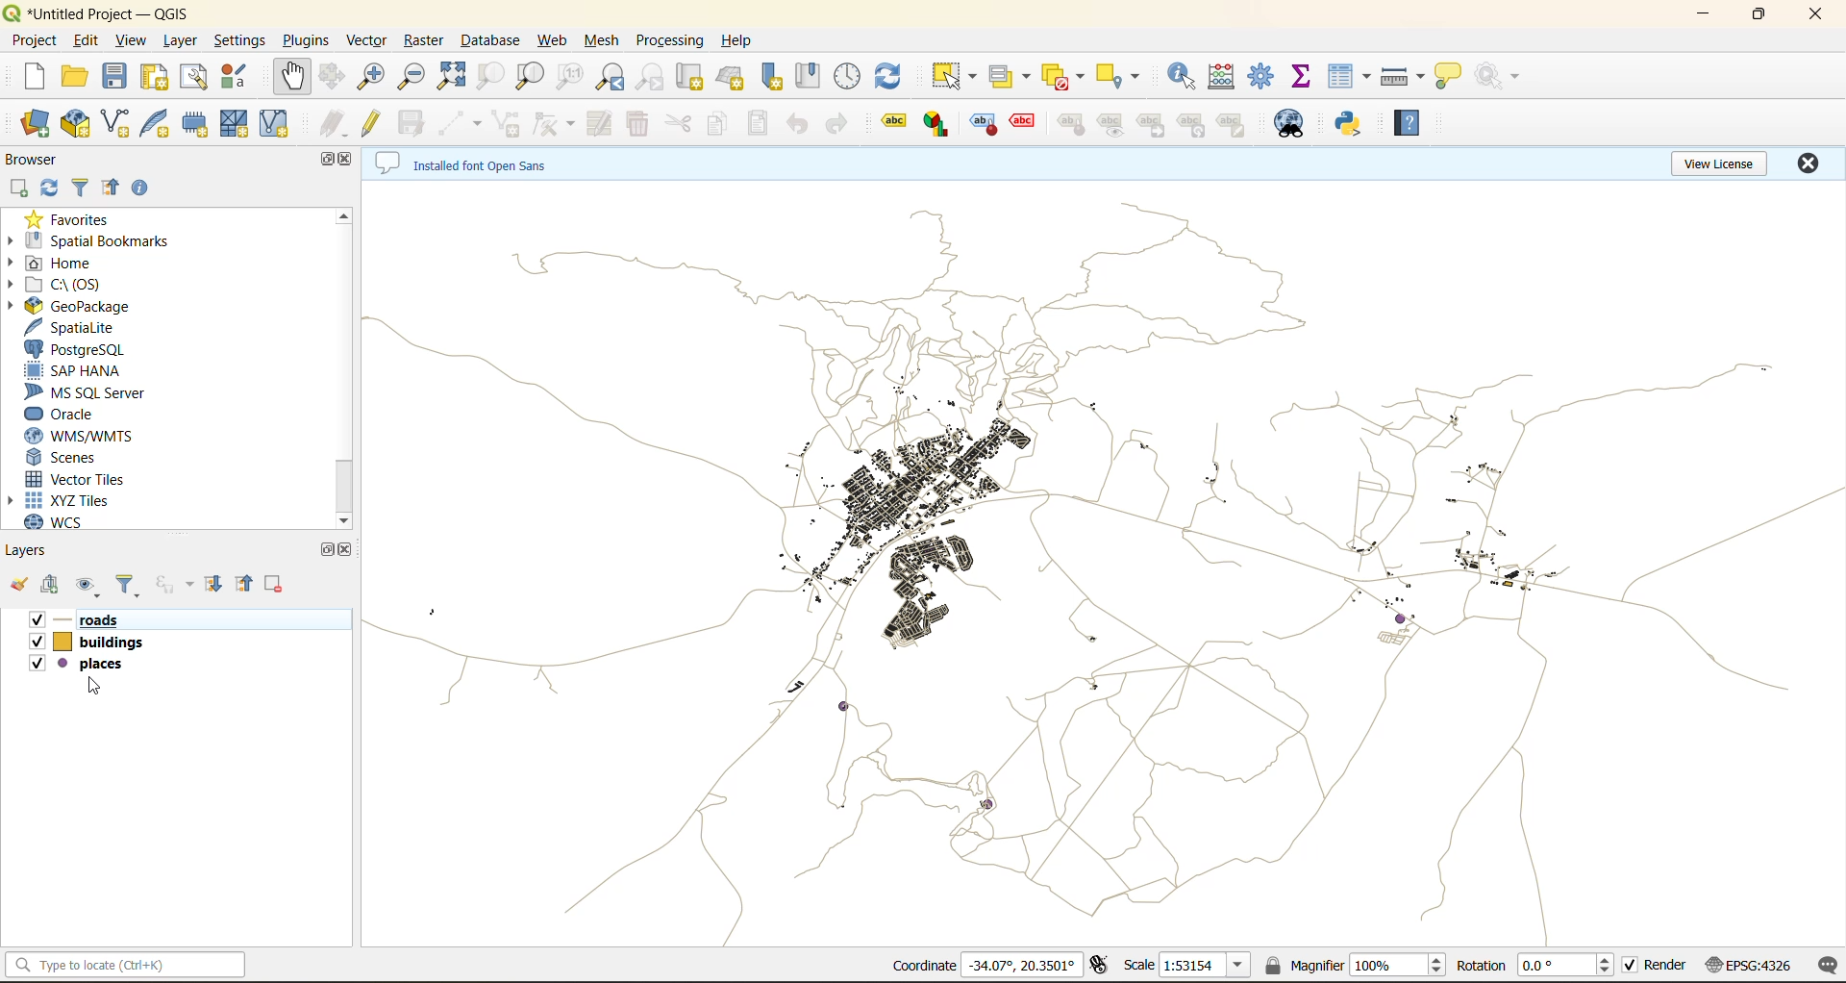 The width and height of the screenshot is (1846, 983). Describe the element at coordinates (241, 77) in the screenshot. I see `style manager` at that location.